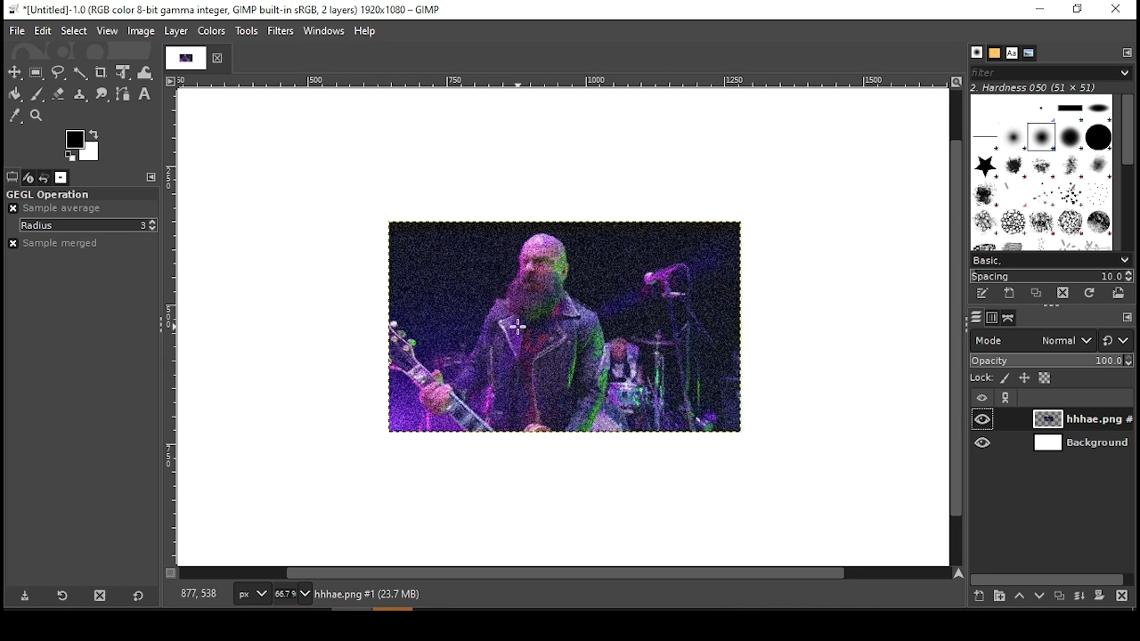 Image resolution: width=1140 pixels, height=641 pixels. I want to click on sample merged, so click(58, 243).